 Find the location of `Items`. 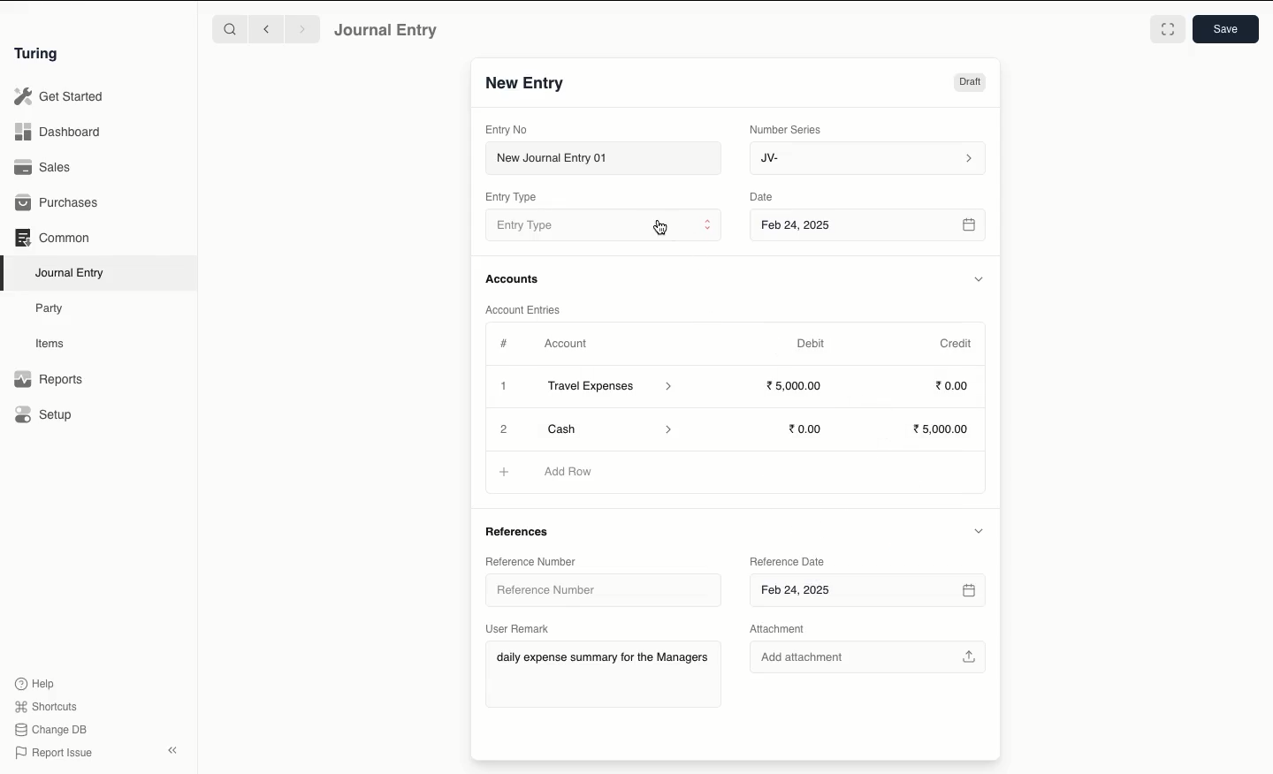

Items is located at coordinates (50, 343).